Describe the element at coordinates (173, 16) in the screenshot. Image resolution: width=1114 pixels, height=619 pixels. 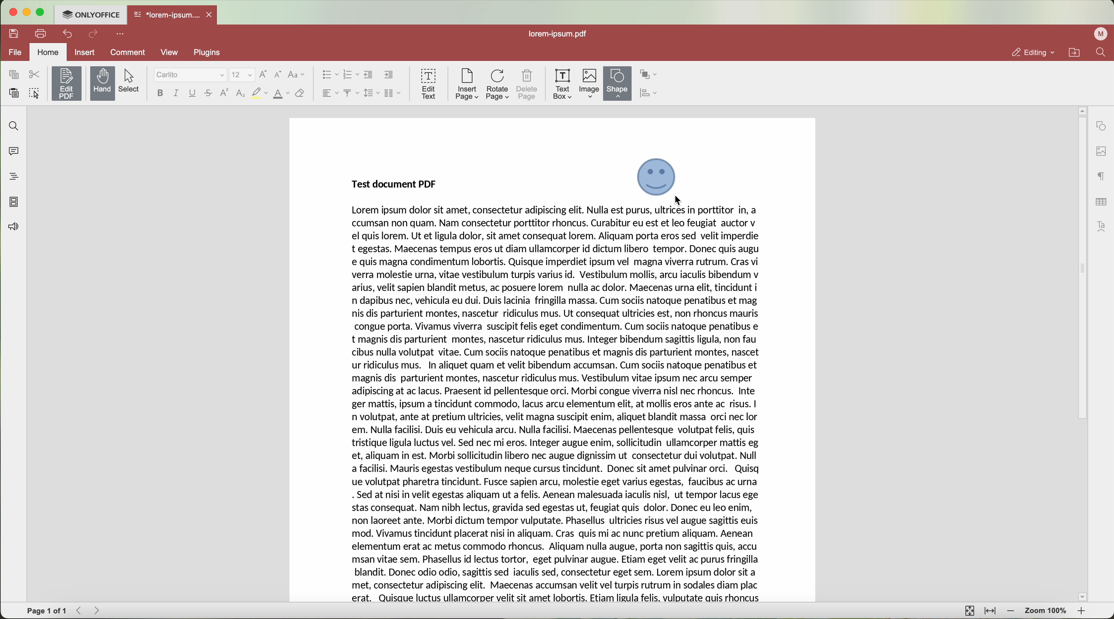
I see `open file` at that location.